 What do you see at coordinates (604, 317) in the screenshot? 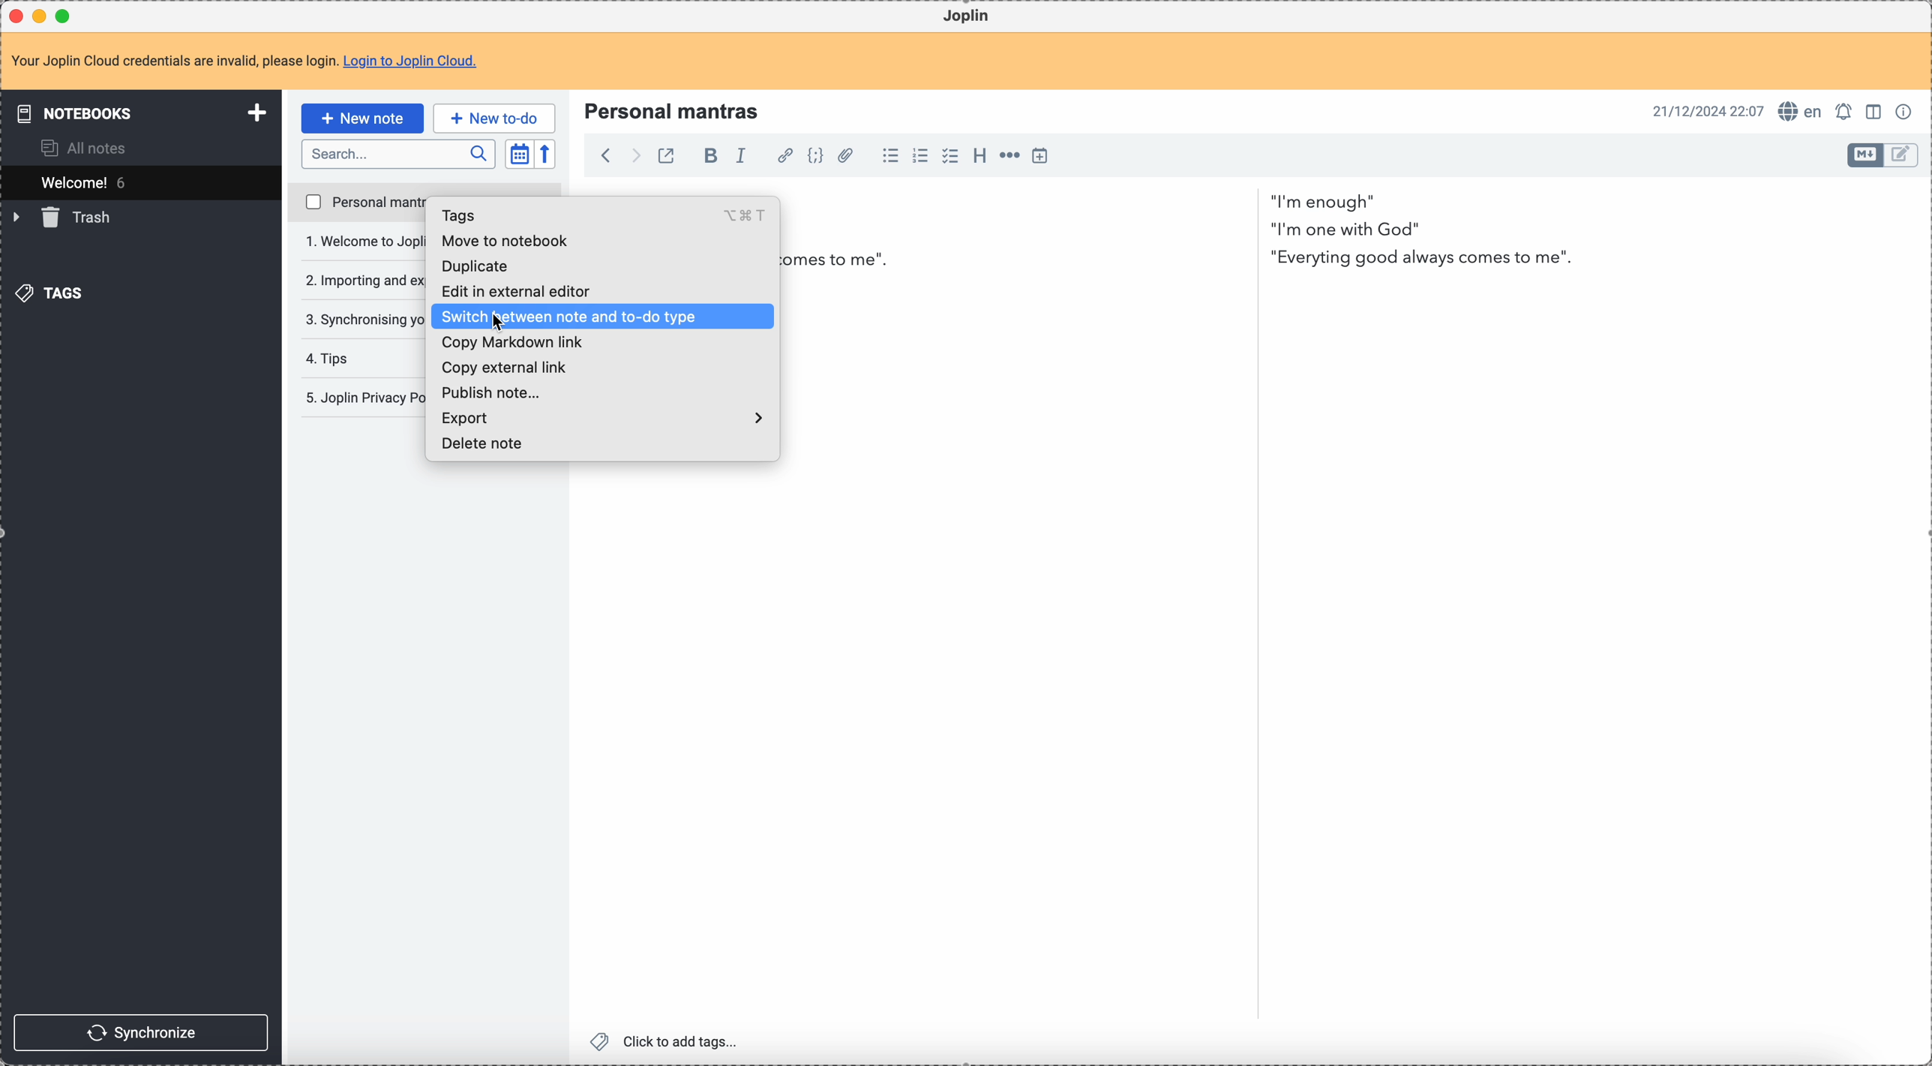
I see `switch between note and to-do type` at bounding box center [604, 317].